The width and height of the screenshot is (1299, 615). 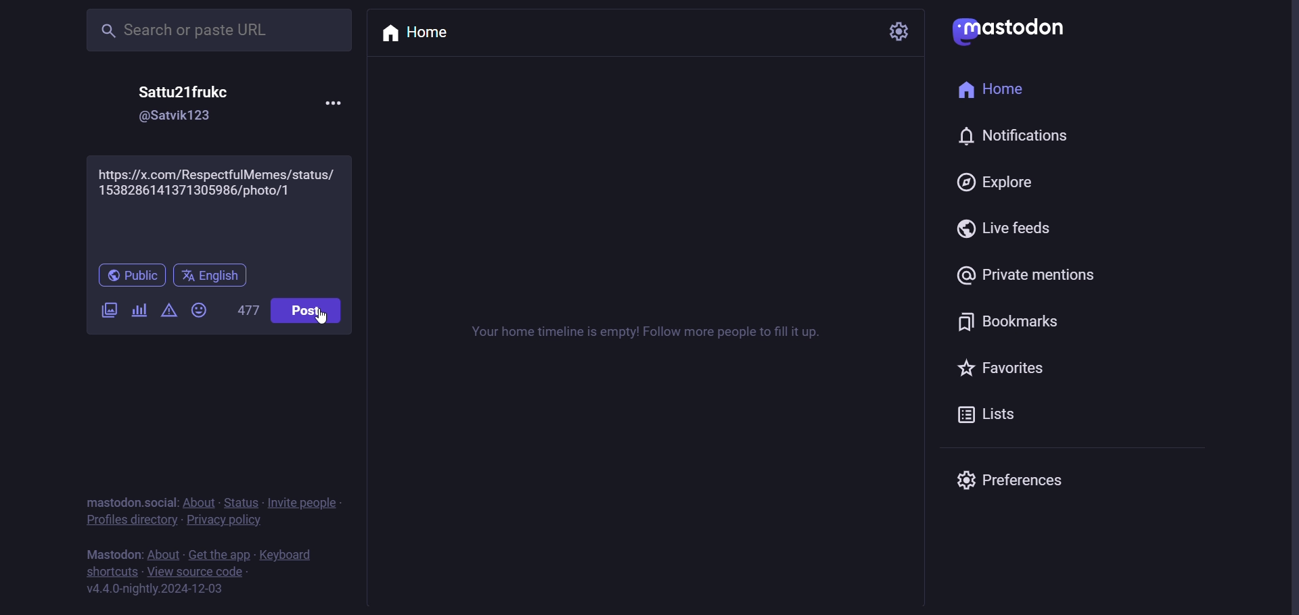 What do you see at coordinates (896, 32) in the screenshot?
I see `seetting` at bounding box center [896, 32].